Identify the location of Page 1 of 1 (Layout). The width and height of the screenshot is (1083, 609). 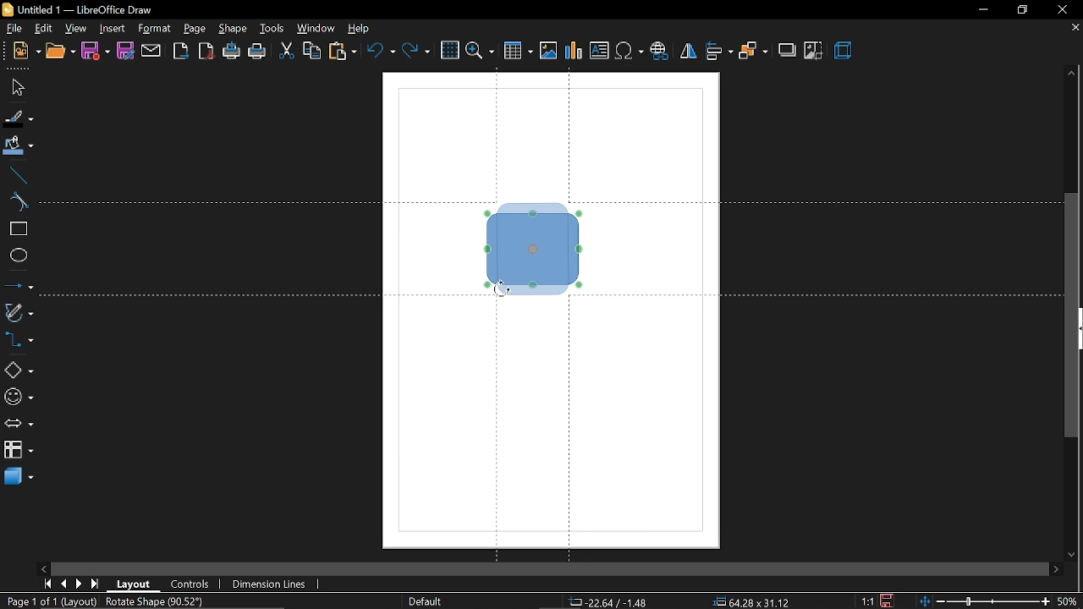
(56, 602).